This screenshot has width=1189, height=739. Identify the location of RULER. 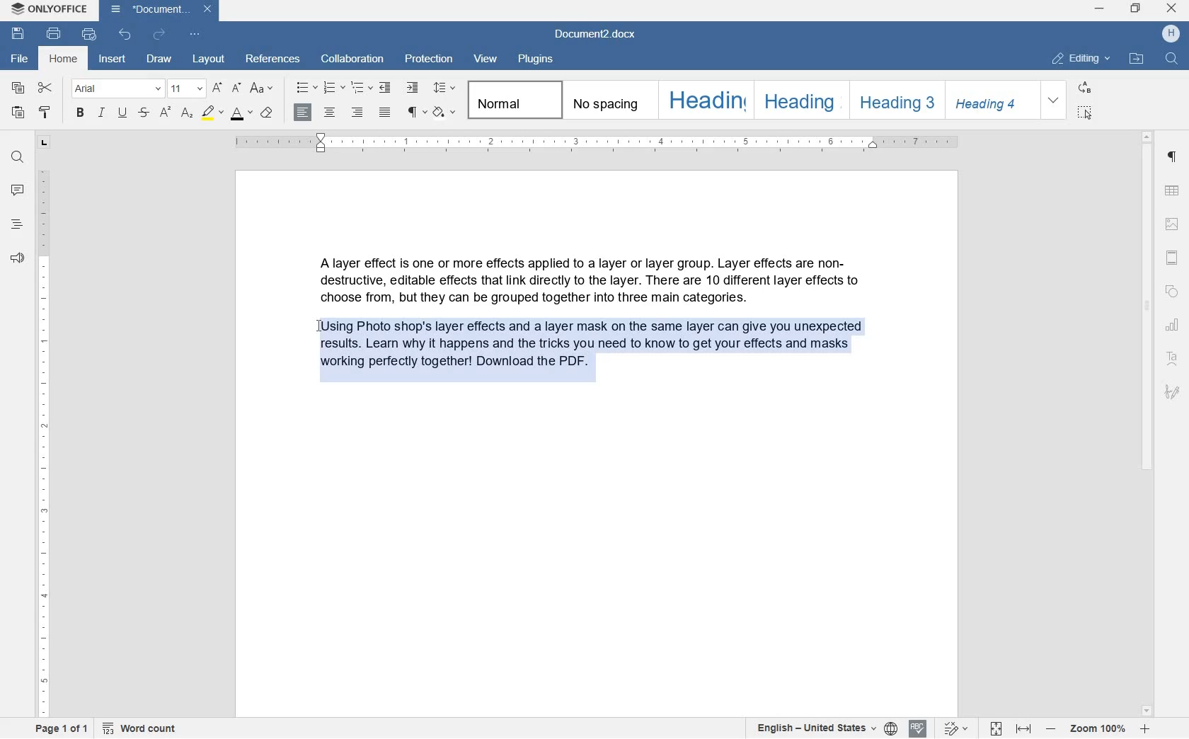
(607, 144).